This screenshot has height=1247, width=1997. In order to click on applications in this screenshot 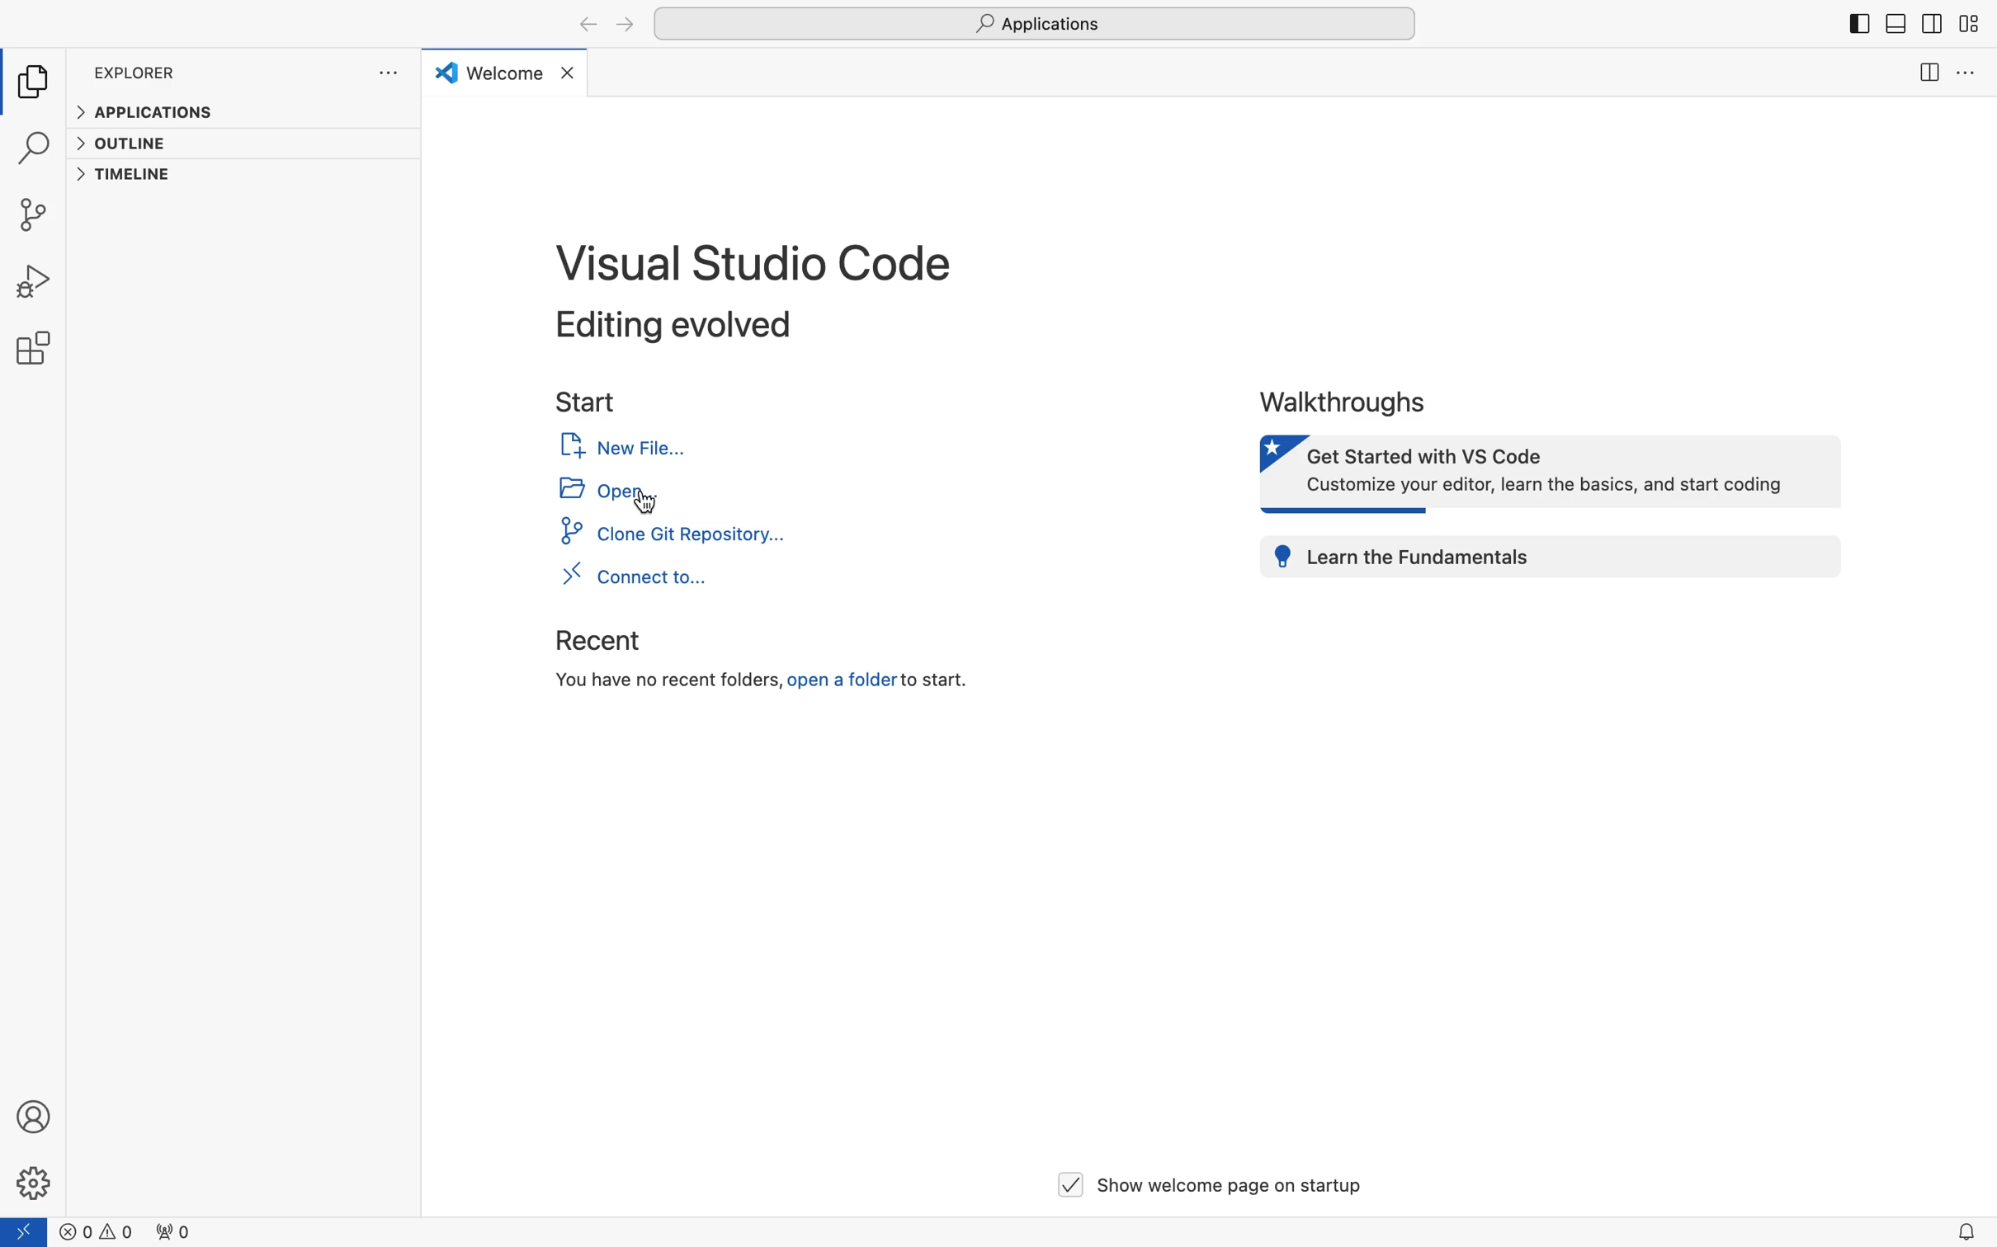, I will do `click(149, 113)`.